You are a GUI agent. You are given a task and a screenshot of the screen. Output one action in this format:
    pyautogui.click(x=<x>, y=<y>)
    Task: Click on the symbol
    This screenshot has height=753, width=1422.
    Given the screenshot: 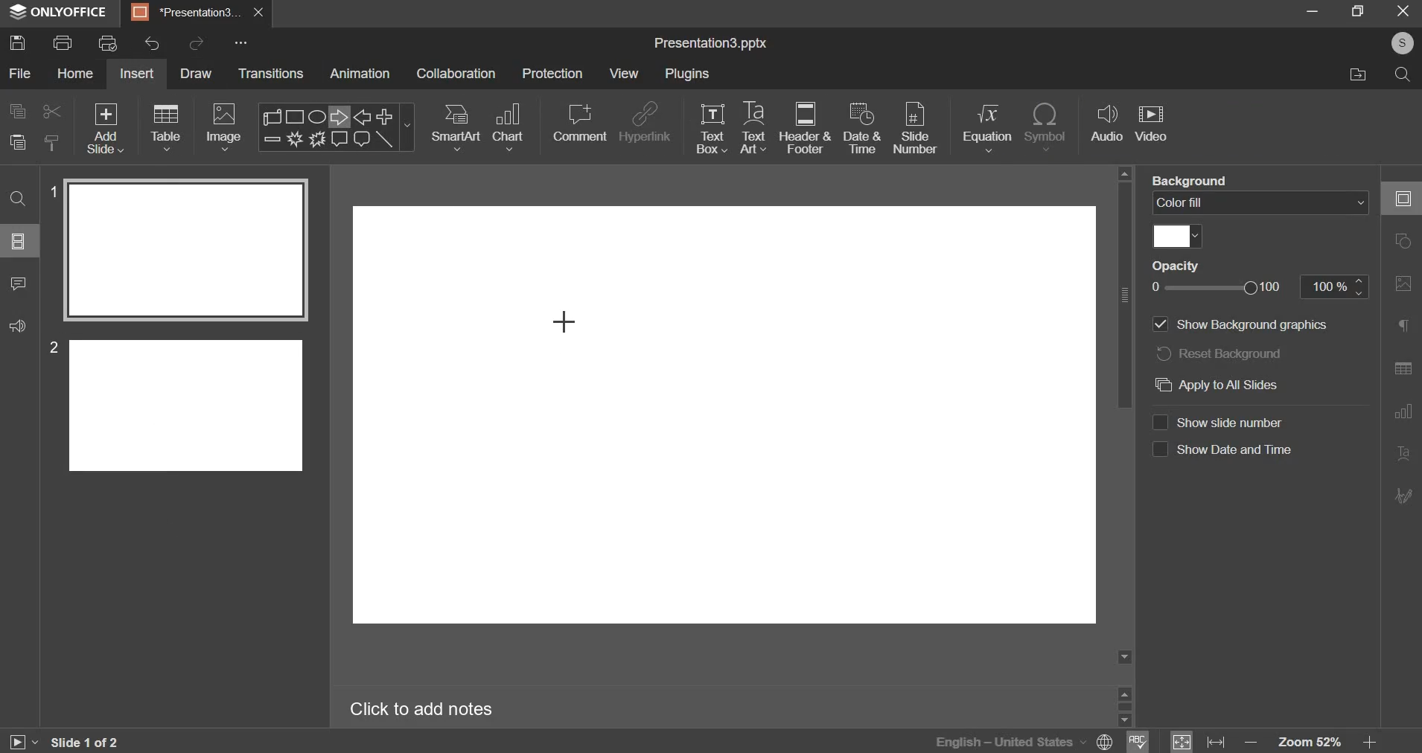 What is the action you would take?
    pyautogui.click(x=1045, y=127)
    